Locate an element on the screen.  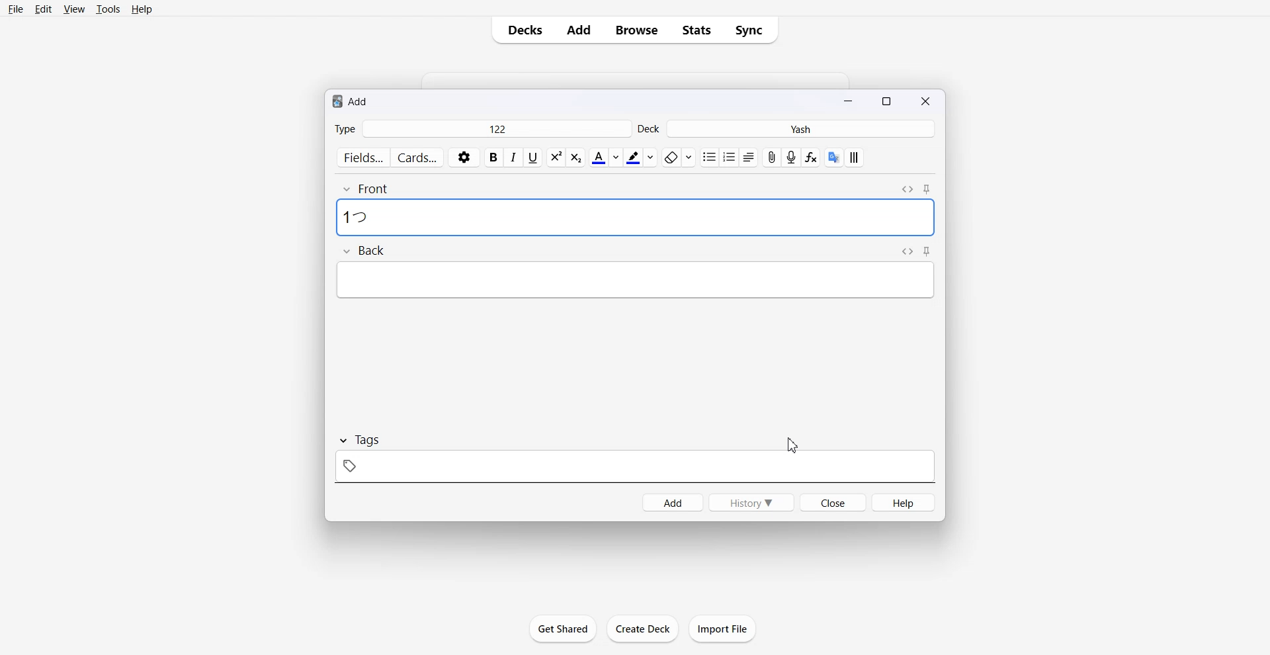
tag space is located at coordinates (634, 466).